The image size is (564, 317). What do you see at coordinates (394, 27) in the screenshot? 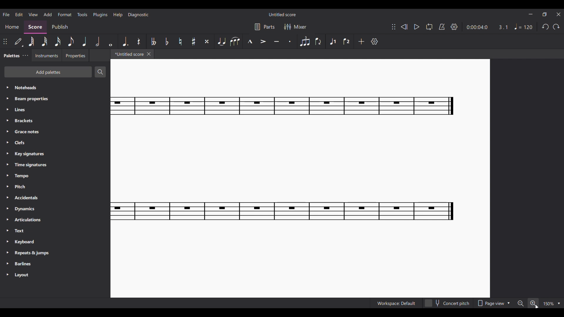
I see `Change position` at bounding box center [394, 27].